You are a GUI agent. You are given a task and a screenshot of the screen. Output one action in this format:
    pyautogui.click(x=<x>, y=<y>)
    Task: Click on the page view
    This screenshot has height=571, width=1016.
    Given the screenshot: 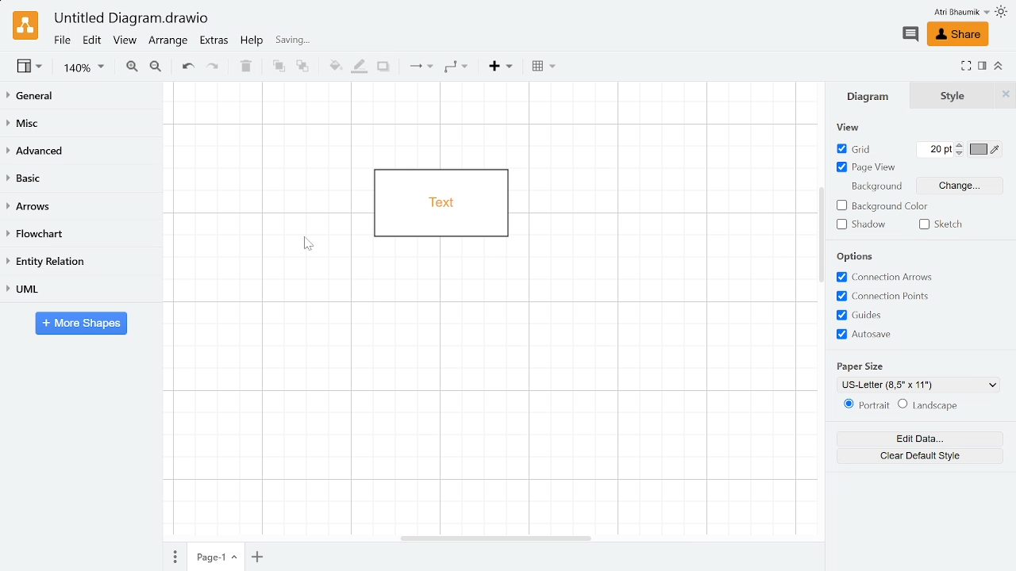 What is the action you would take?
    pyautogui.click(x=867, y=169)
    